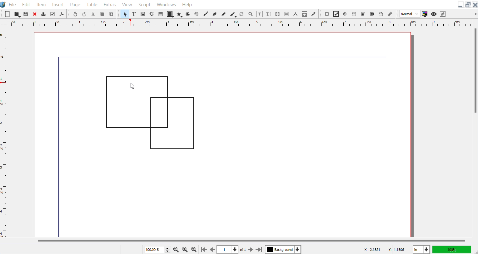 The width and height of the screenshot is (478, 254). Describe the element at coordinates (372, 250) in the screenshot. I see `X Co-ordinate` at that location.